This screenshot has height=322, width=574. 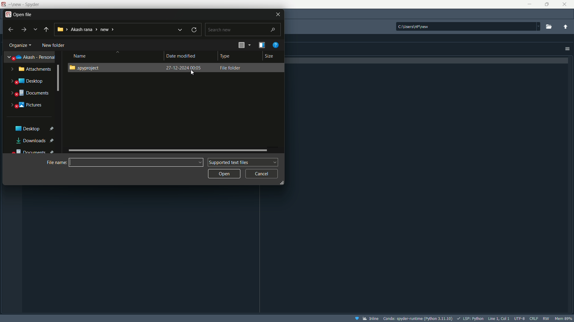 I want to click on app icon, so click(x=7, y=15).